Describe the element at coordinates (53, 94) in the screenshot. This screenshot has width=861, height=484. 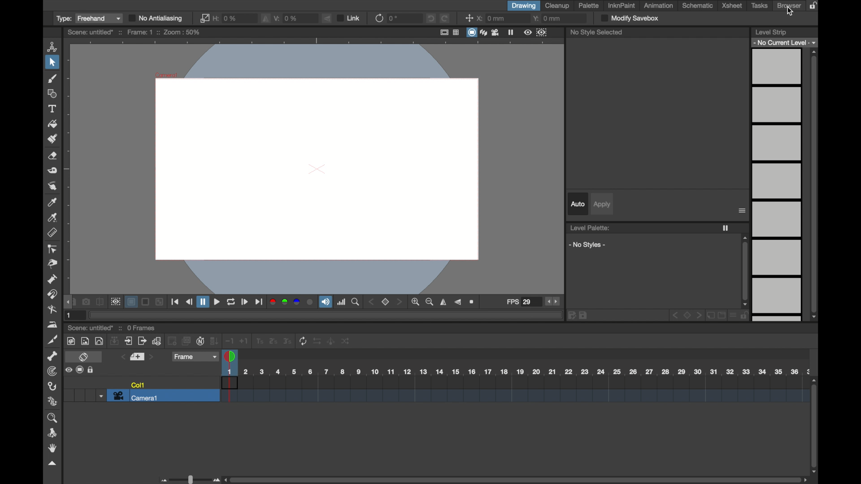
I see `shape tool` at that location.